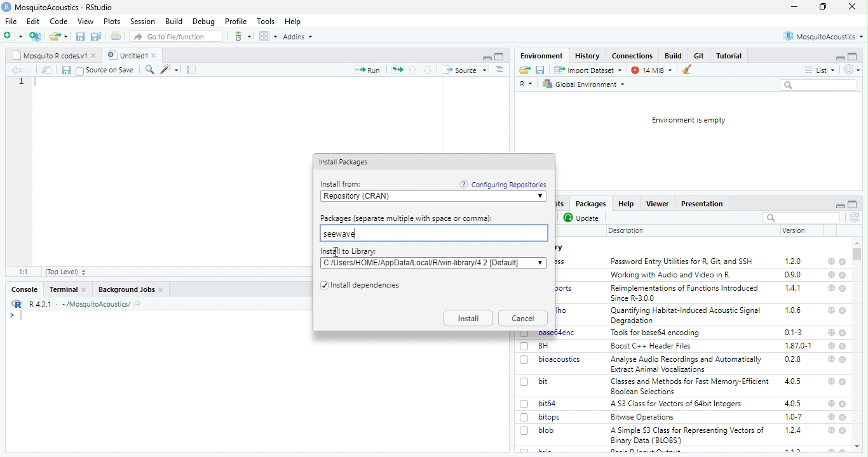  What do you see at coordinates (832, 262) in the screenshot?
I see `web` at bounding box center [832, 262].